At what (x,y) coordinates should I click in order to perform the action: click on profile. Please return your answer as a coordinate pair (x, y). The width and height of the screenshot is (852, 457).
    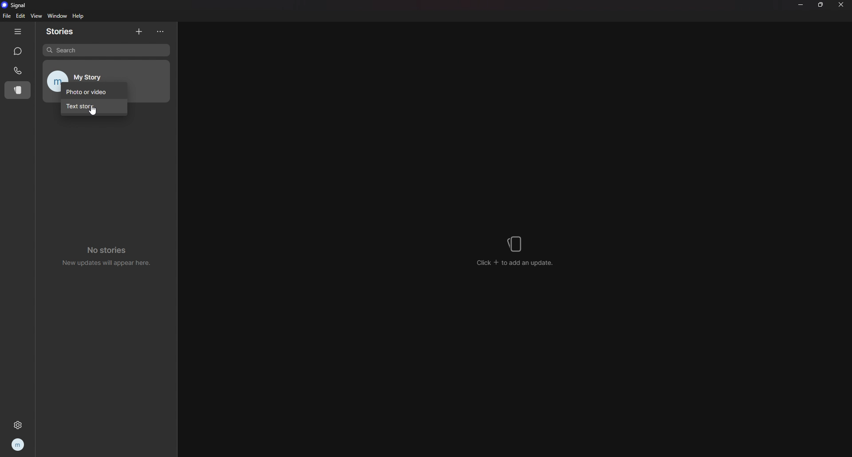
    Looking at the image, I should click on (19, 445).